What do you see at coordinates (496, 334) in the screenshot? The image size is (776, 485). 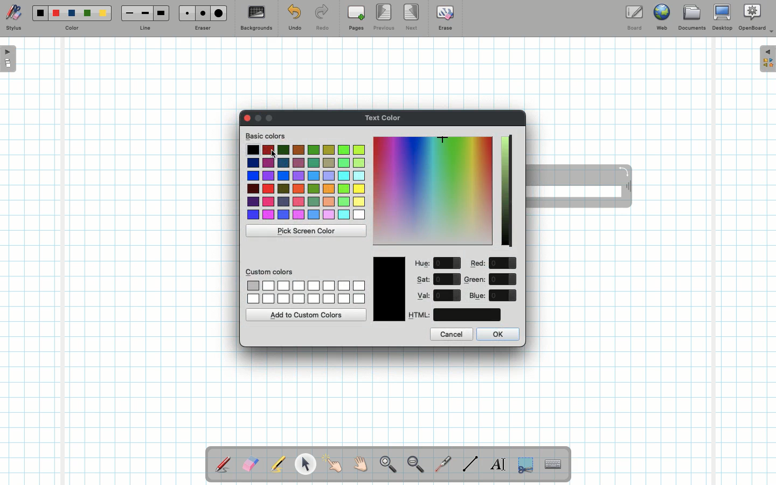 I see `OK` at bounding box center [496, 334].